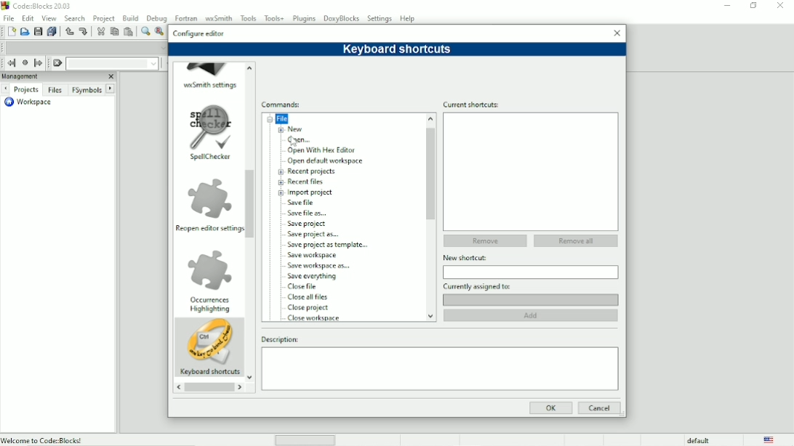 This screenshot has width=794, height=446. What do you see at coordinates (209, 389) in the screenshot?
I see `Horizontal scrollbar` at bounding box center [209, 389].